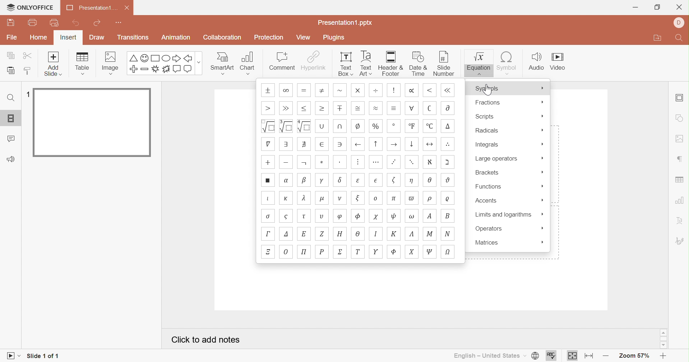 The height and width of the screenshot is (362, 689). What do you see at coordinates (12, 159) in the screenshot?
I see `Feedback and support` at bounding box center [12, 159].